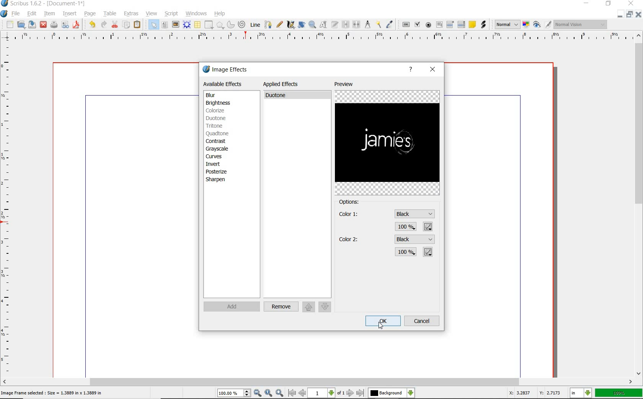 This screenshot has height=399, width=643. I want to click on SELECT, so click(153, 24).